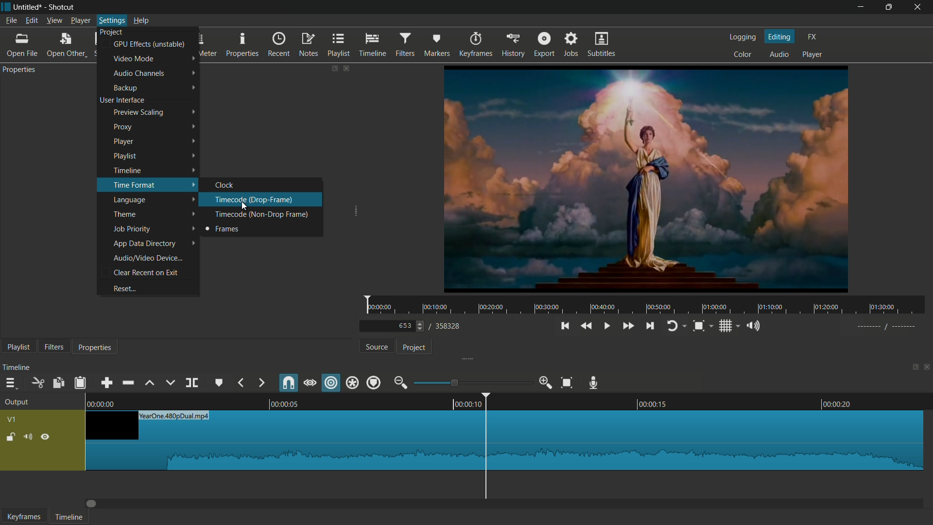 The width and height of the screenshot is (933, 525). I want to click on editing, so click(779, 36).